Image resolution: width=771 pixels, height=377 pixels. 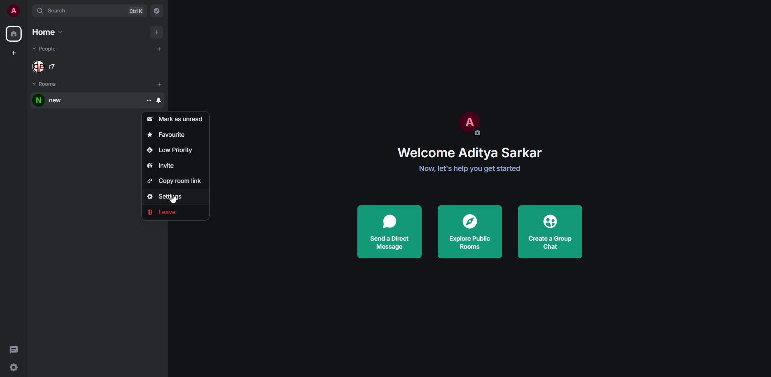 What do you see at coordinates (469, 122) in the screenshot?
I see `profile` at bounding box center [469, 122].